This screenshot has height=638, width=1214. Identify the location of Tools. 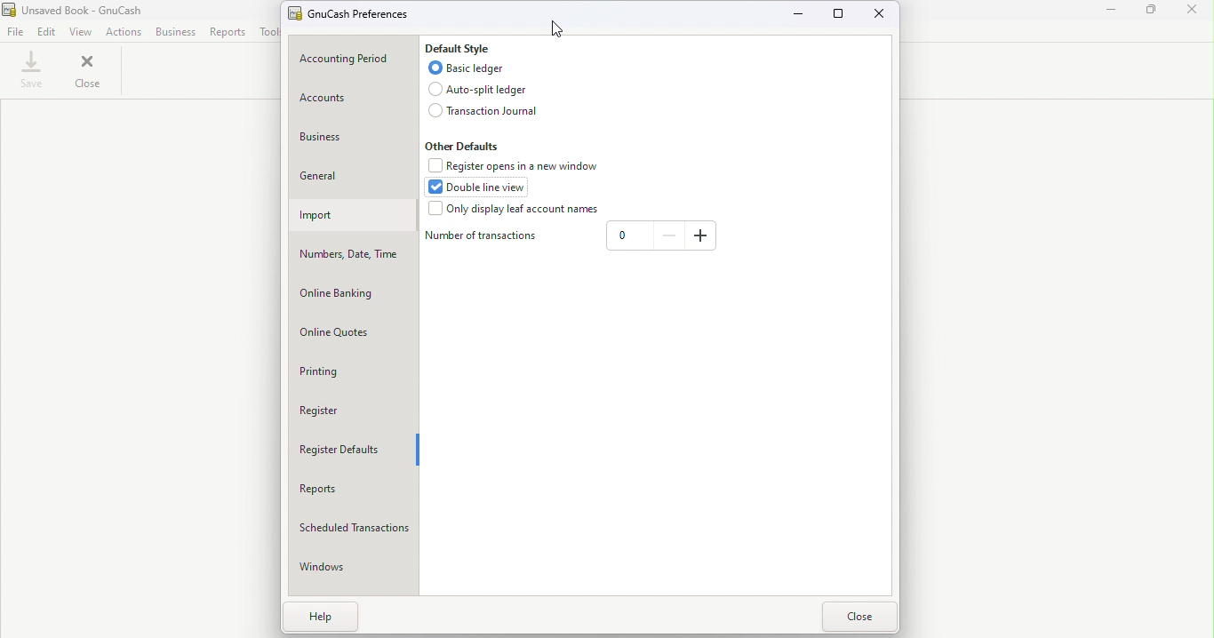
(272, 32).